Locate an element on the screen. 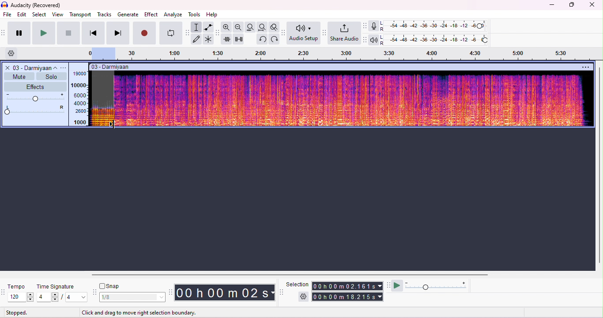 This screenshot has height=318, width=603. toggle zoom is located at coordinates (274, 27).